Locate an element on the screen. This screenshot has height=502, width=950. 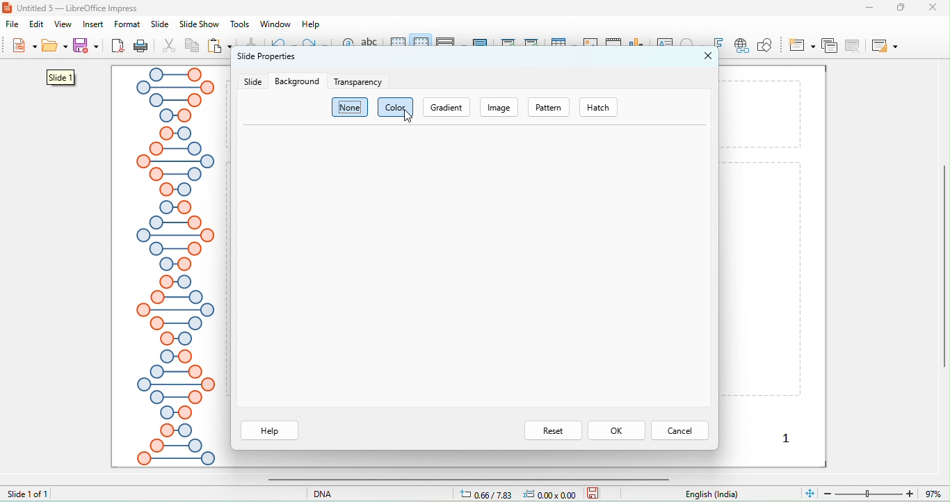
media is located at coordinates (614, 44).